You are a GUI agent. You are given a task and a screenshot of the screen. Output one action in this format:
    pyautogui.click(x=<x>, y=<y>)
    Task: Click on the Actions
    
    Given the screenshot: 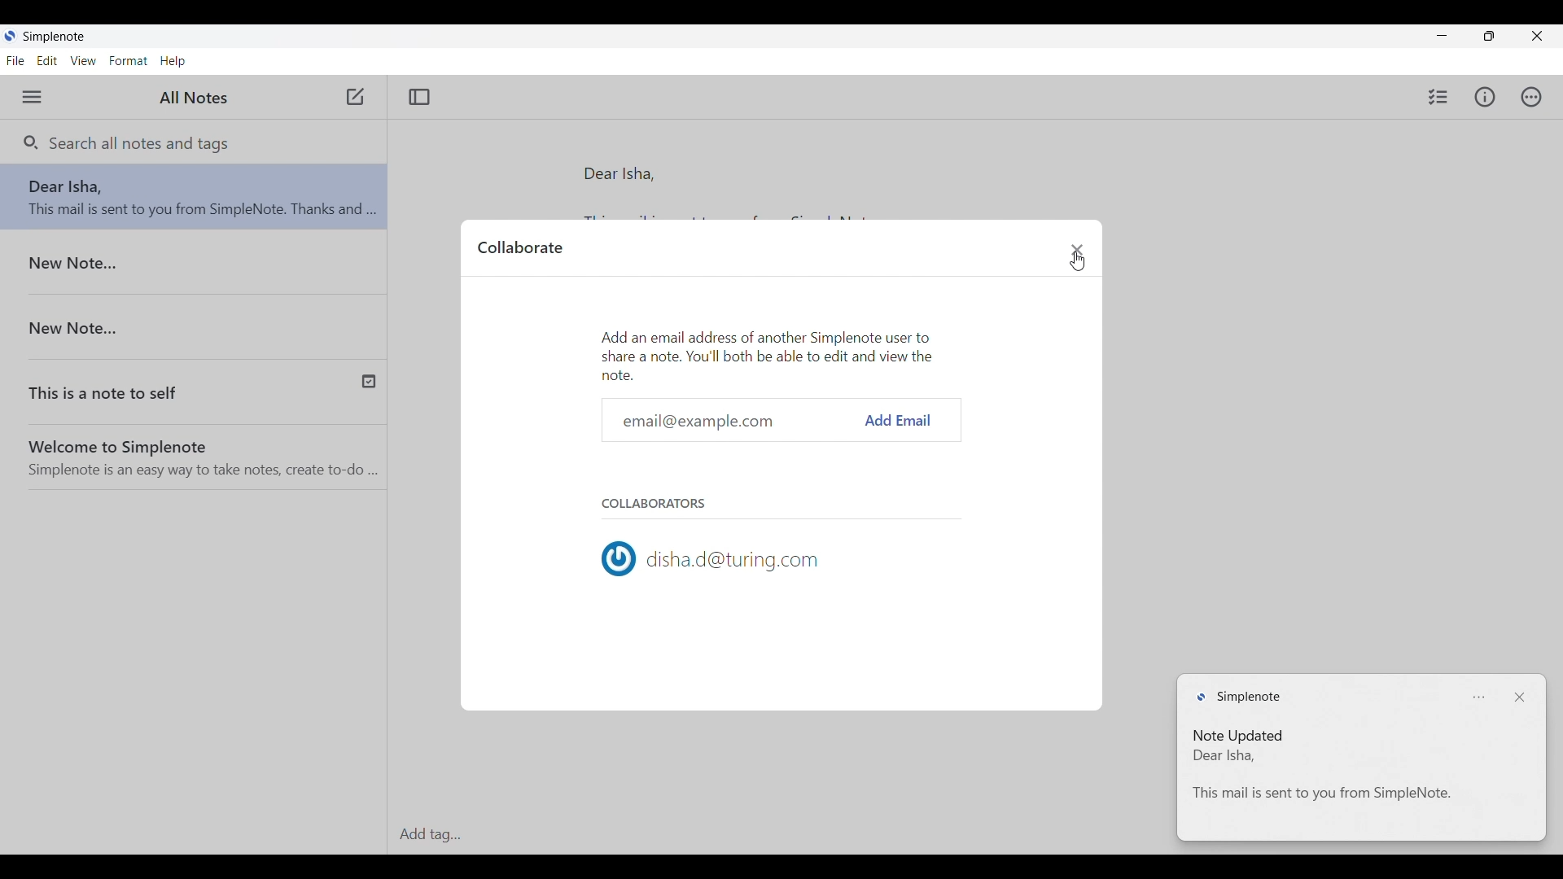 What is the action you would take?
    pyautogui.click(x=1531, y=97)
    